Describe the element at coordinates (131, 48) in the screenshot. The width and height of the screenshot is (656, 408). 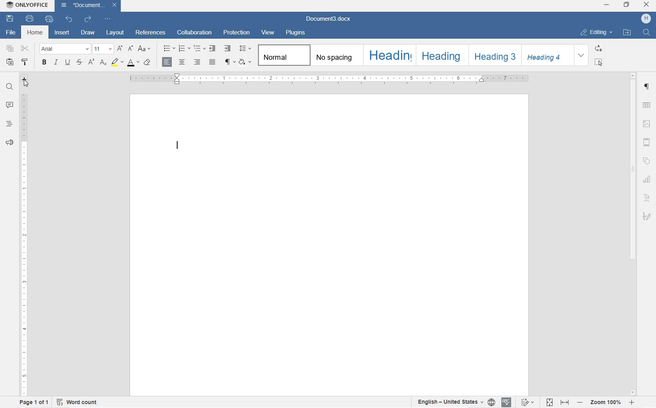
I see `DECREMENT FONT SIZE` at that location.